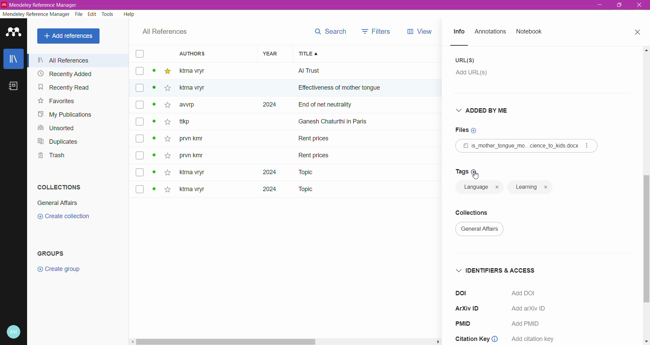 The image size is (650, 345). I want to click on exit, so click(641, 7).